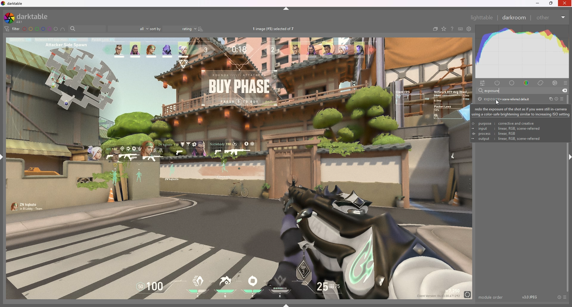 The height and width of the screenshot is (307, 572). What do you see at coordinates (240, 168) in the screenshot?
I see `image` at bounding box center [240, 168].